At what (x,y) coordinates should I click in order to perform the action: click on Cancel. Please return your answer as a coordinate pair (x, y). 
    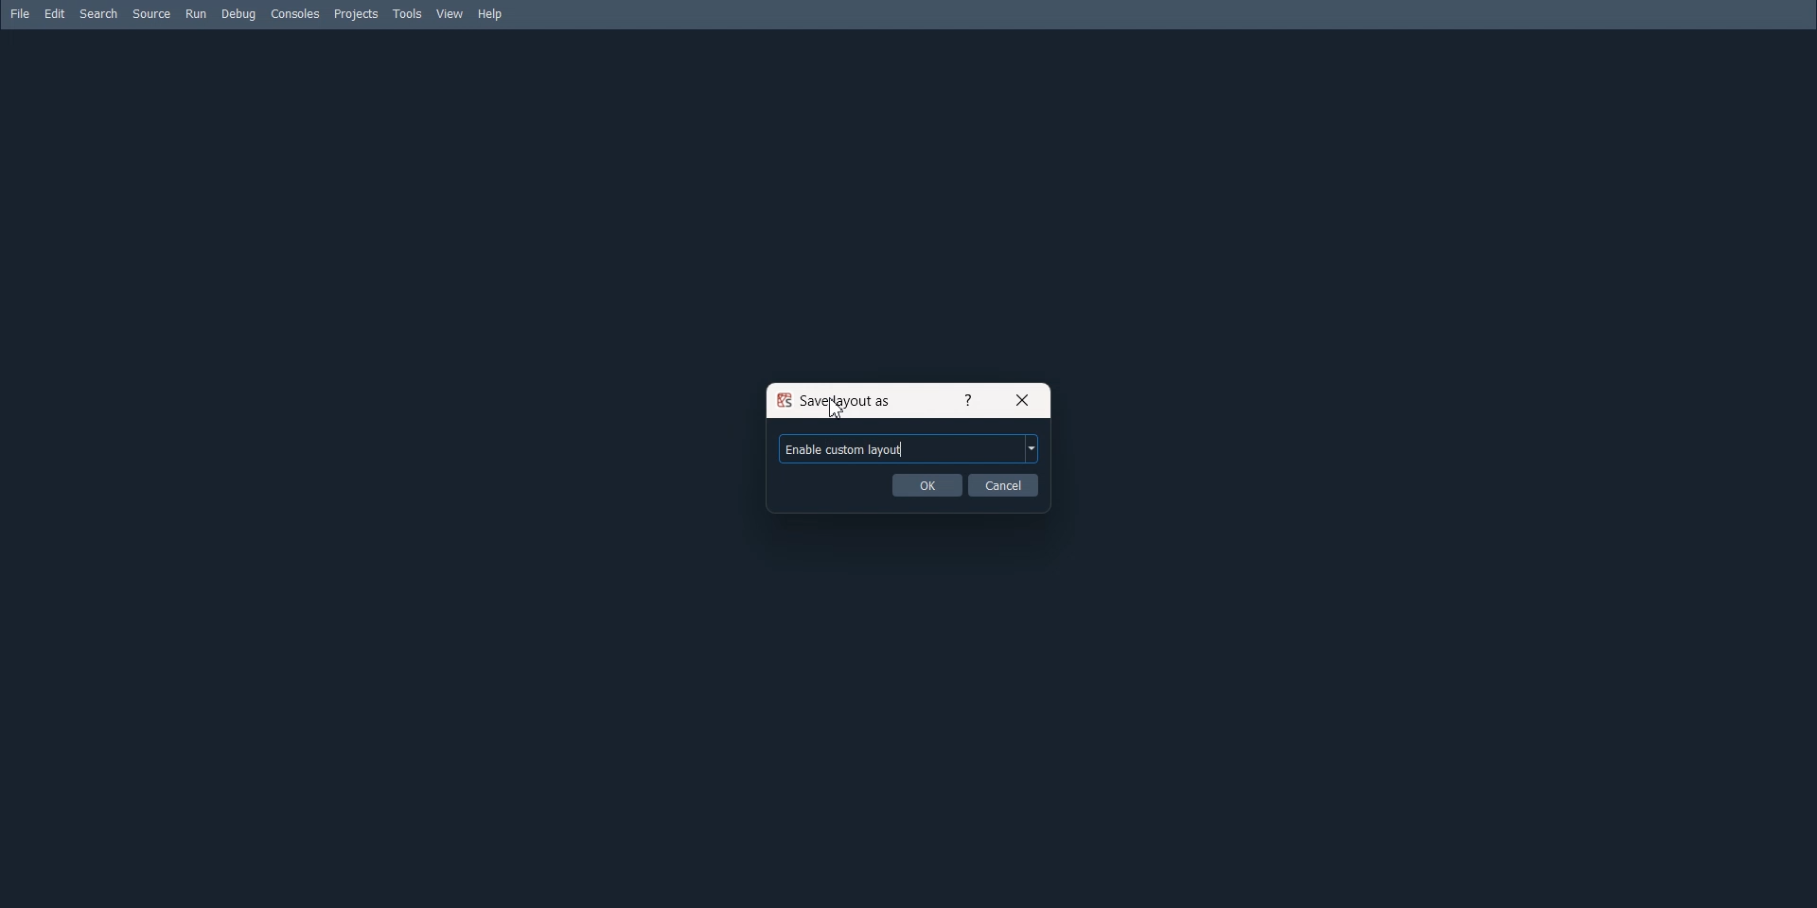
    Looking at the image, I should click on (1005, 484).